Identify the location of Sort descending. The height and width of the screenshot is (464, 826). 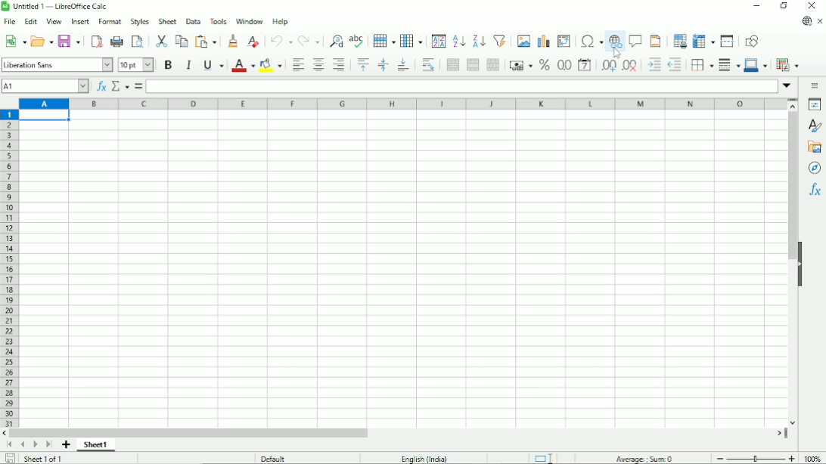
(477, 41).